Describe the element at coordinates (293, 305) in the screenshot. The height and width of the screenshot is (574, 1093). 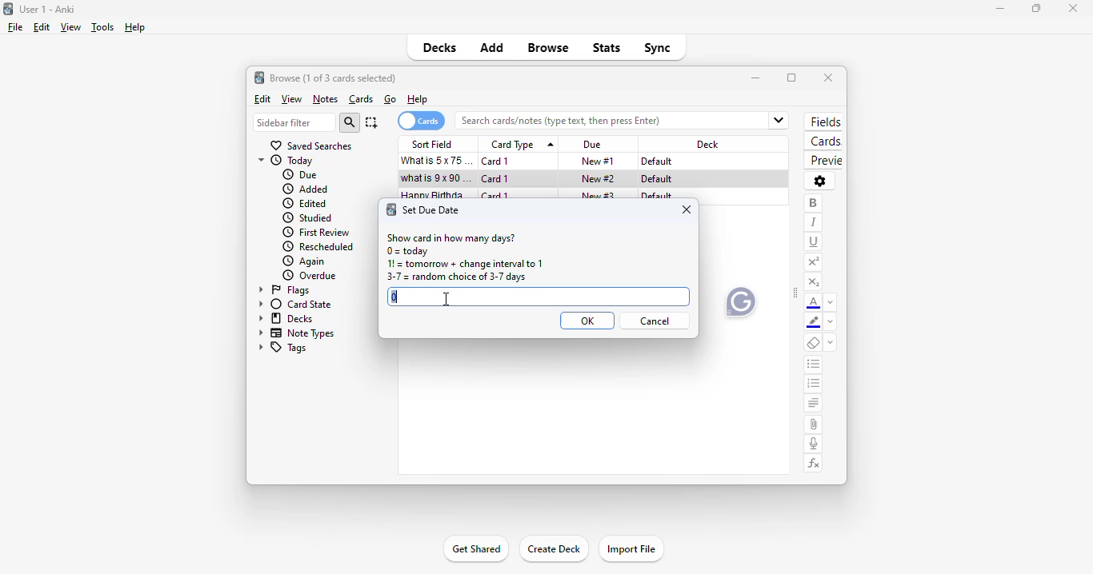
I see `card state` at that location.